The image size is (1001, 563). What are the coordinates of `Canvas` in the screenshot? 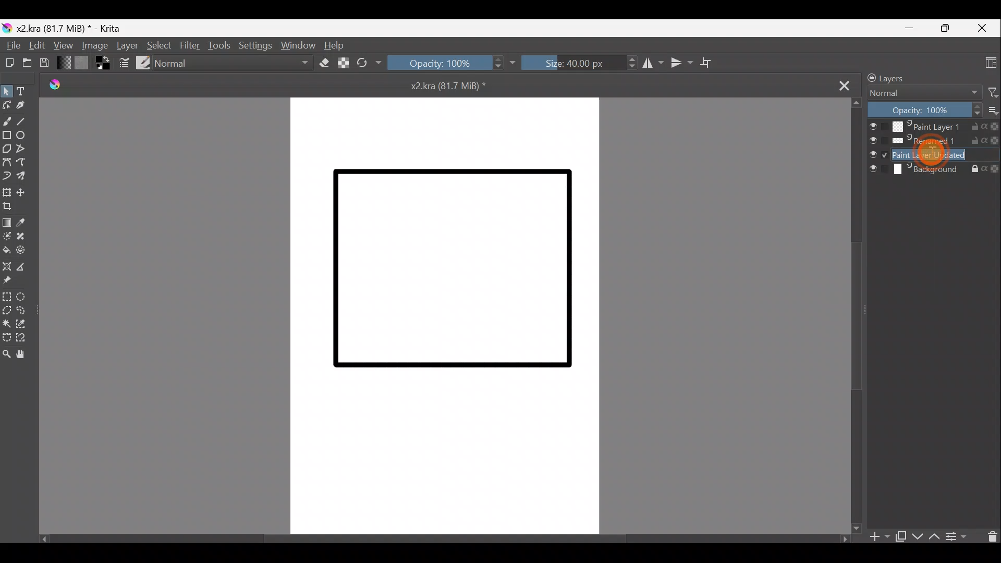 It's located at (447, 316).